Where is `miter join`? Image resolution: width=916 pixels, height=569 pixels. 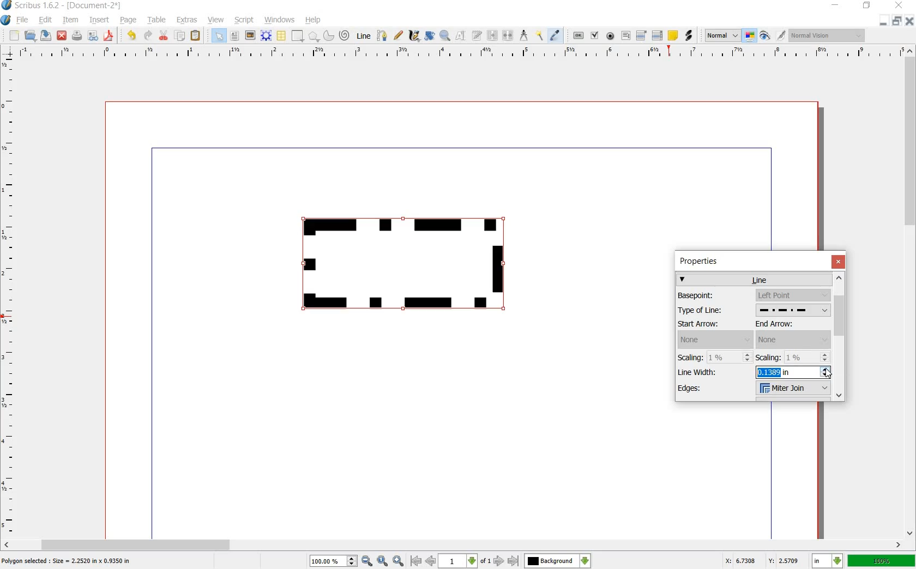
miter join is located at coordinates (792, 389).